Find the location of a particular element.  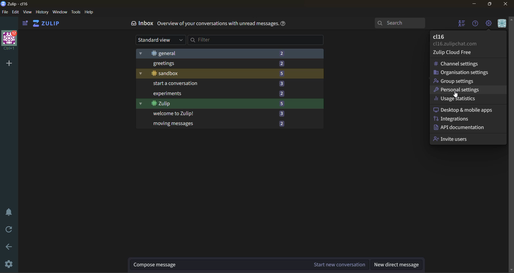

help is located at coordinates (91, 13).